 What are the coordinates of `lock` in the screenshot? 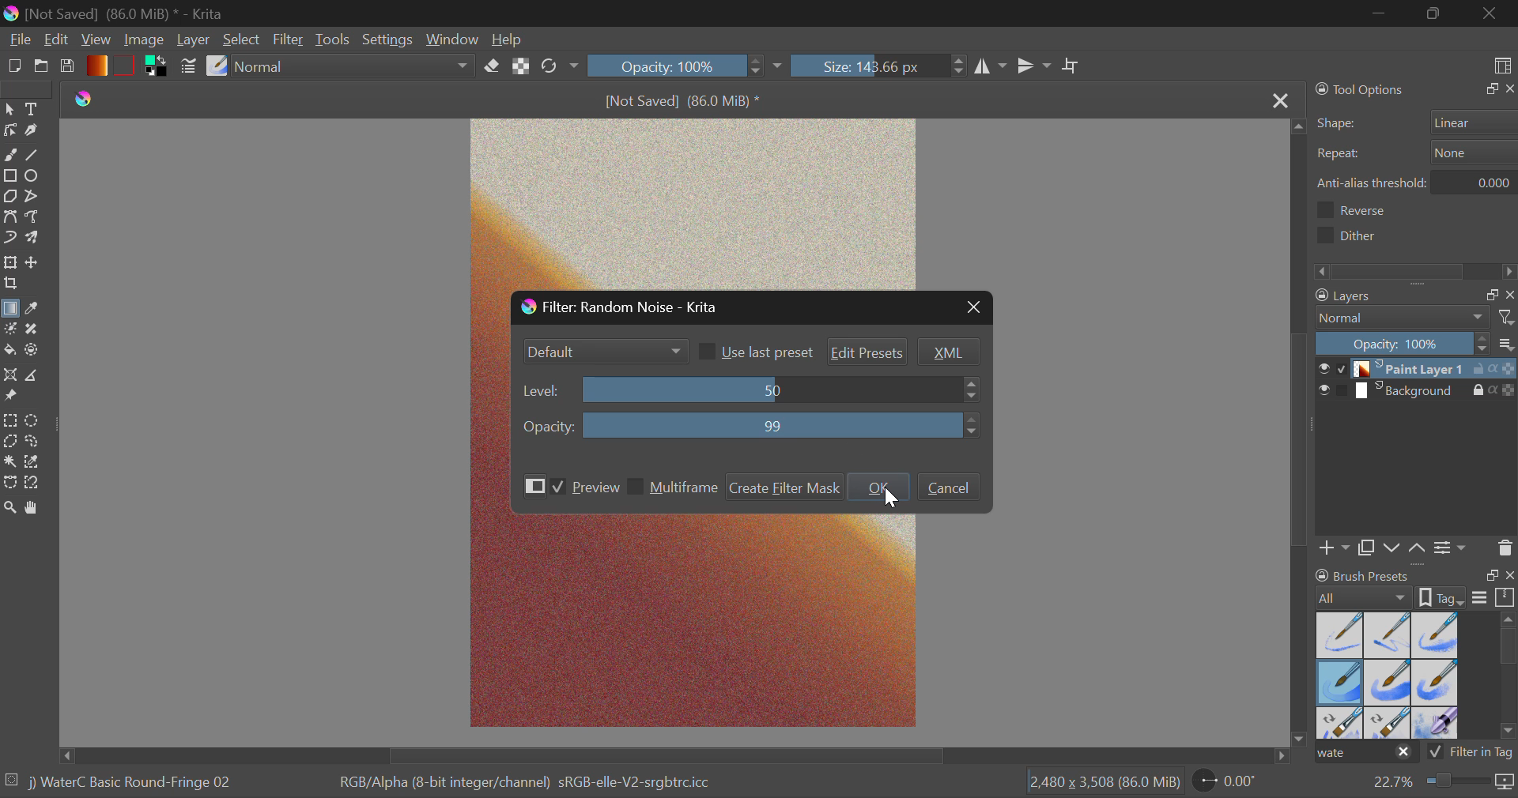 It's located at (1481, 391).